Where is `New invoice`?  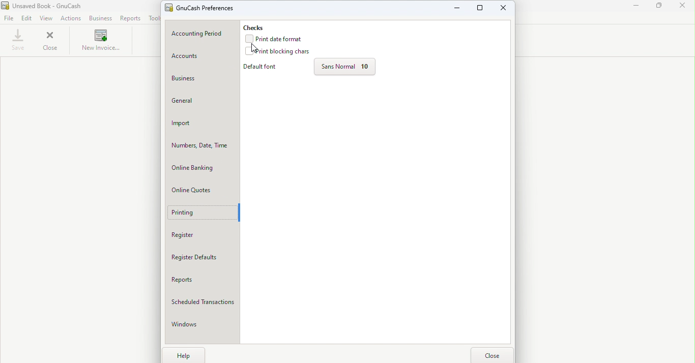
New invoice is located at coordinates (100, 42).